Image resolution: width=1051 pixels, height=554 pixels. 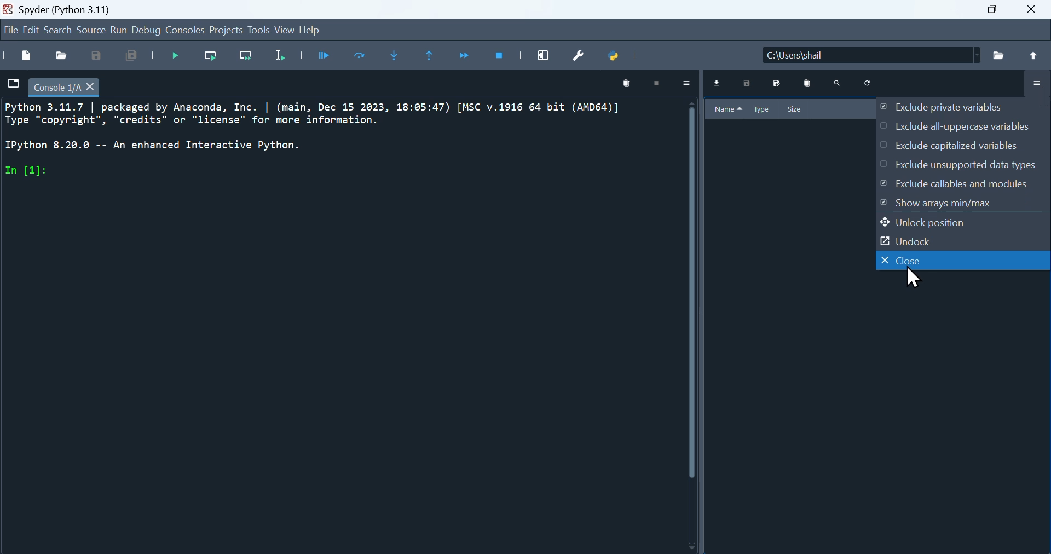 I want to click on Stop debugging, so click(x=506, y=57).